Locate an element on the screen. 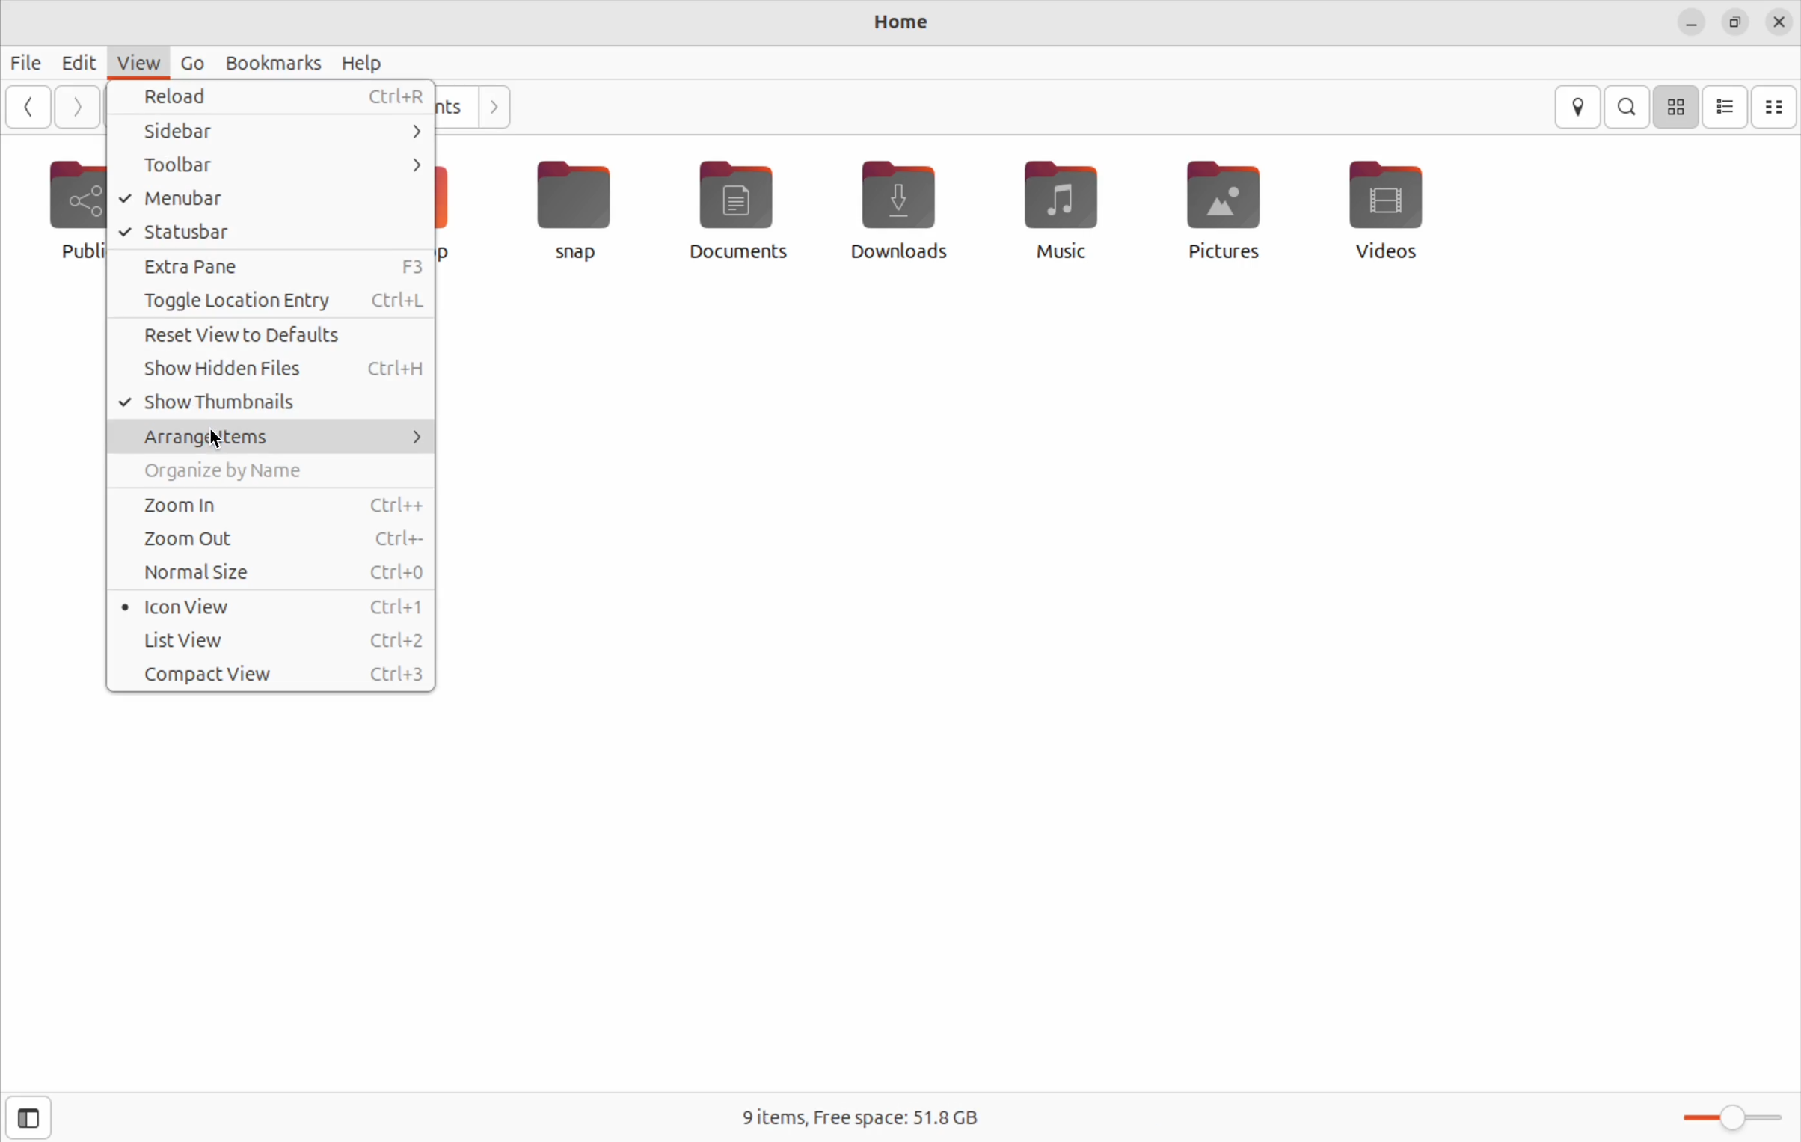 The height and width of the screenshot is (1142, 1801). stautus bar is located at coordinates (269, 233).